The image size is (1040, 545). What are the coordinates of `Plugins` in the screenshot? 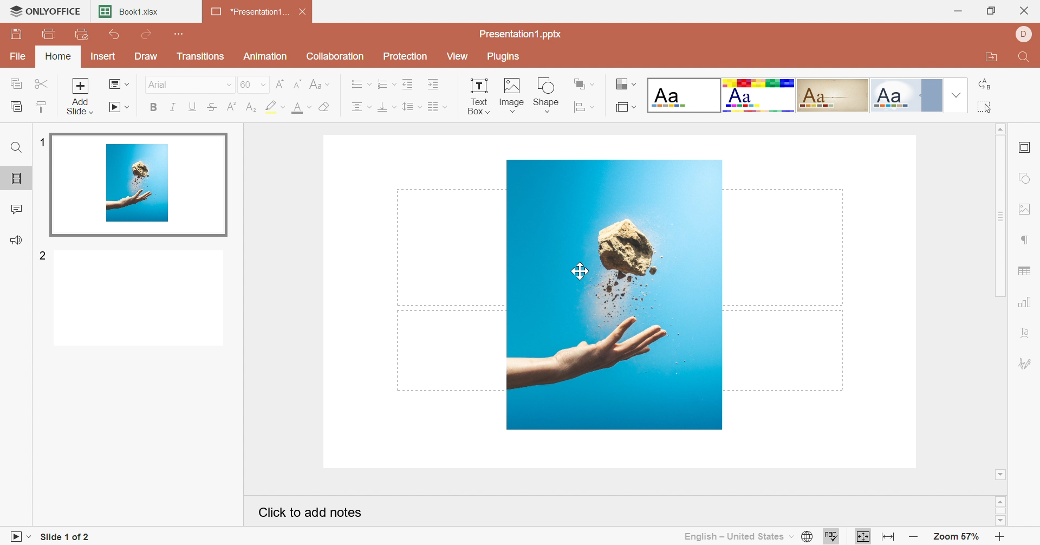 It's located at (505, 57).